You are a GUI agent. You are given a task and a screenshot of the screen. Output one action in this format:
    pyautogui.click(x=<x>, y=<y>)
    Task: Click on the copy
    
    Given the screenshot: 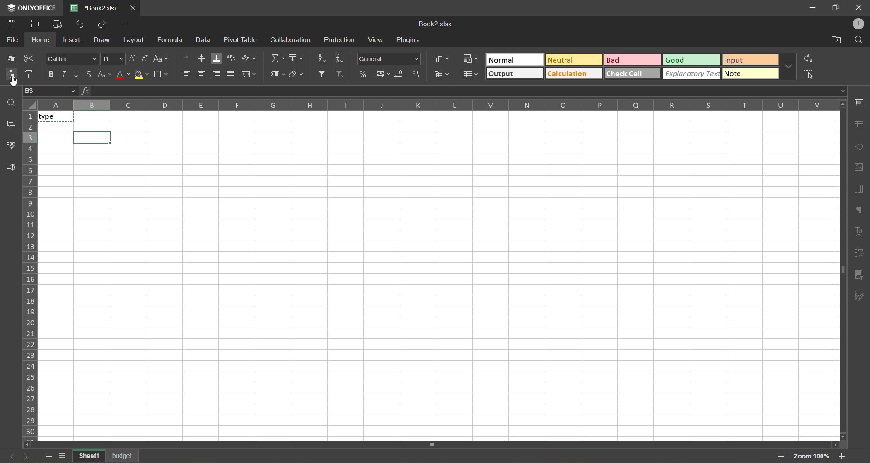 What is the action you would take?
    pyautogui.click(x=10, y=58)
    